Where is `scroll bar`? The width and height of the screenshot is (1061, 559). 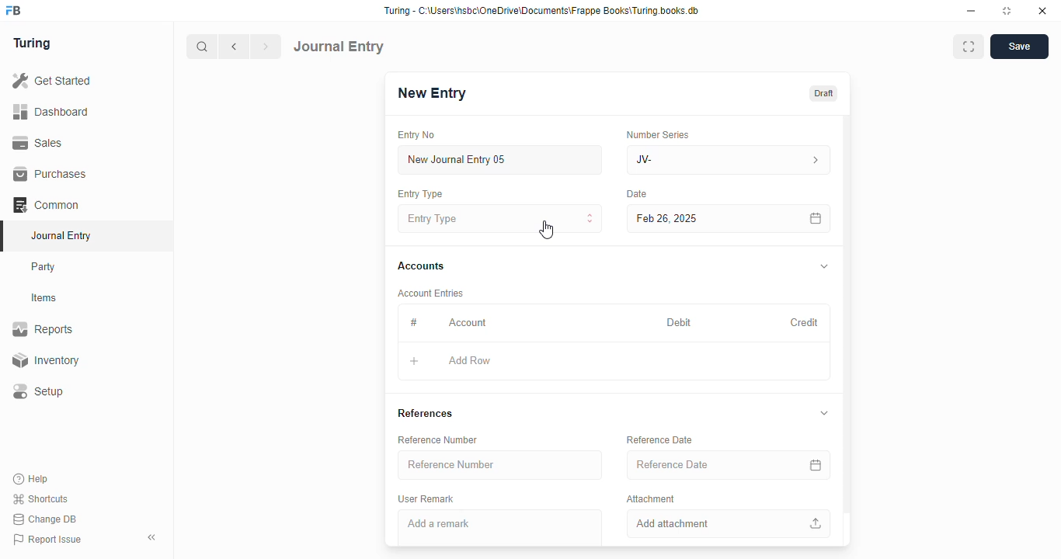
scroll bar is located at coordinates (847, 329).